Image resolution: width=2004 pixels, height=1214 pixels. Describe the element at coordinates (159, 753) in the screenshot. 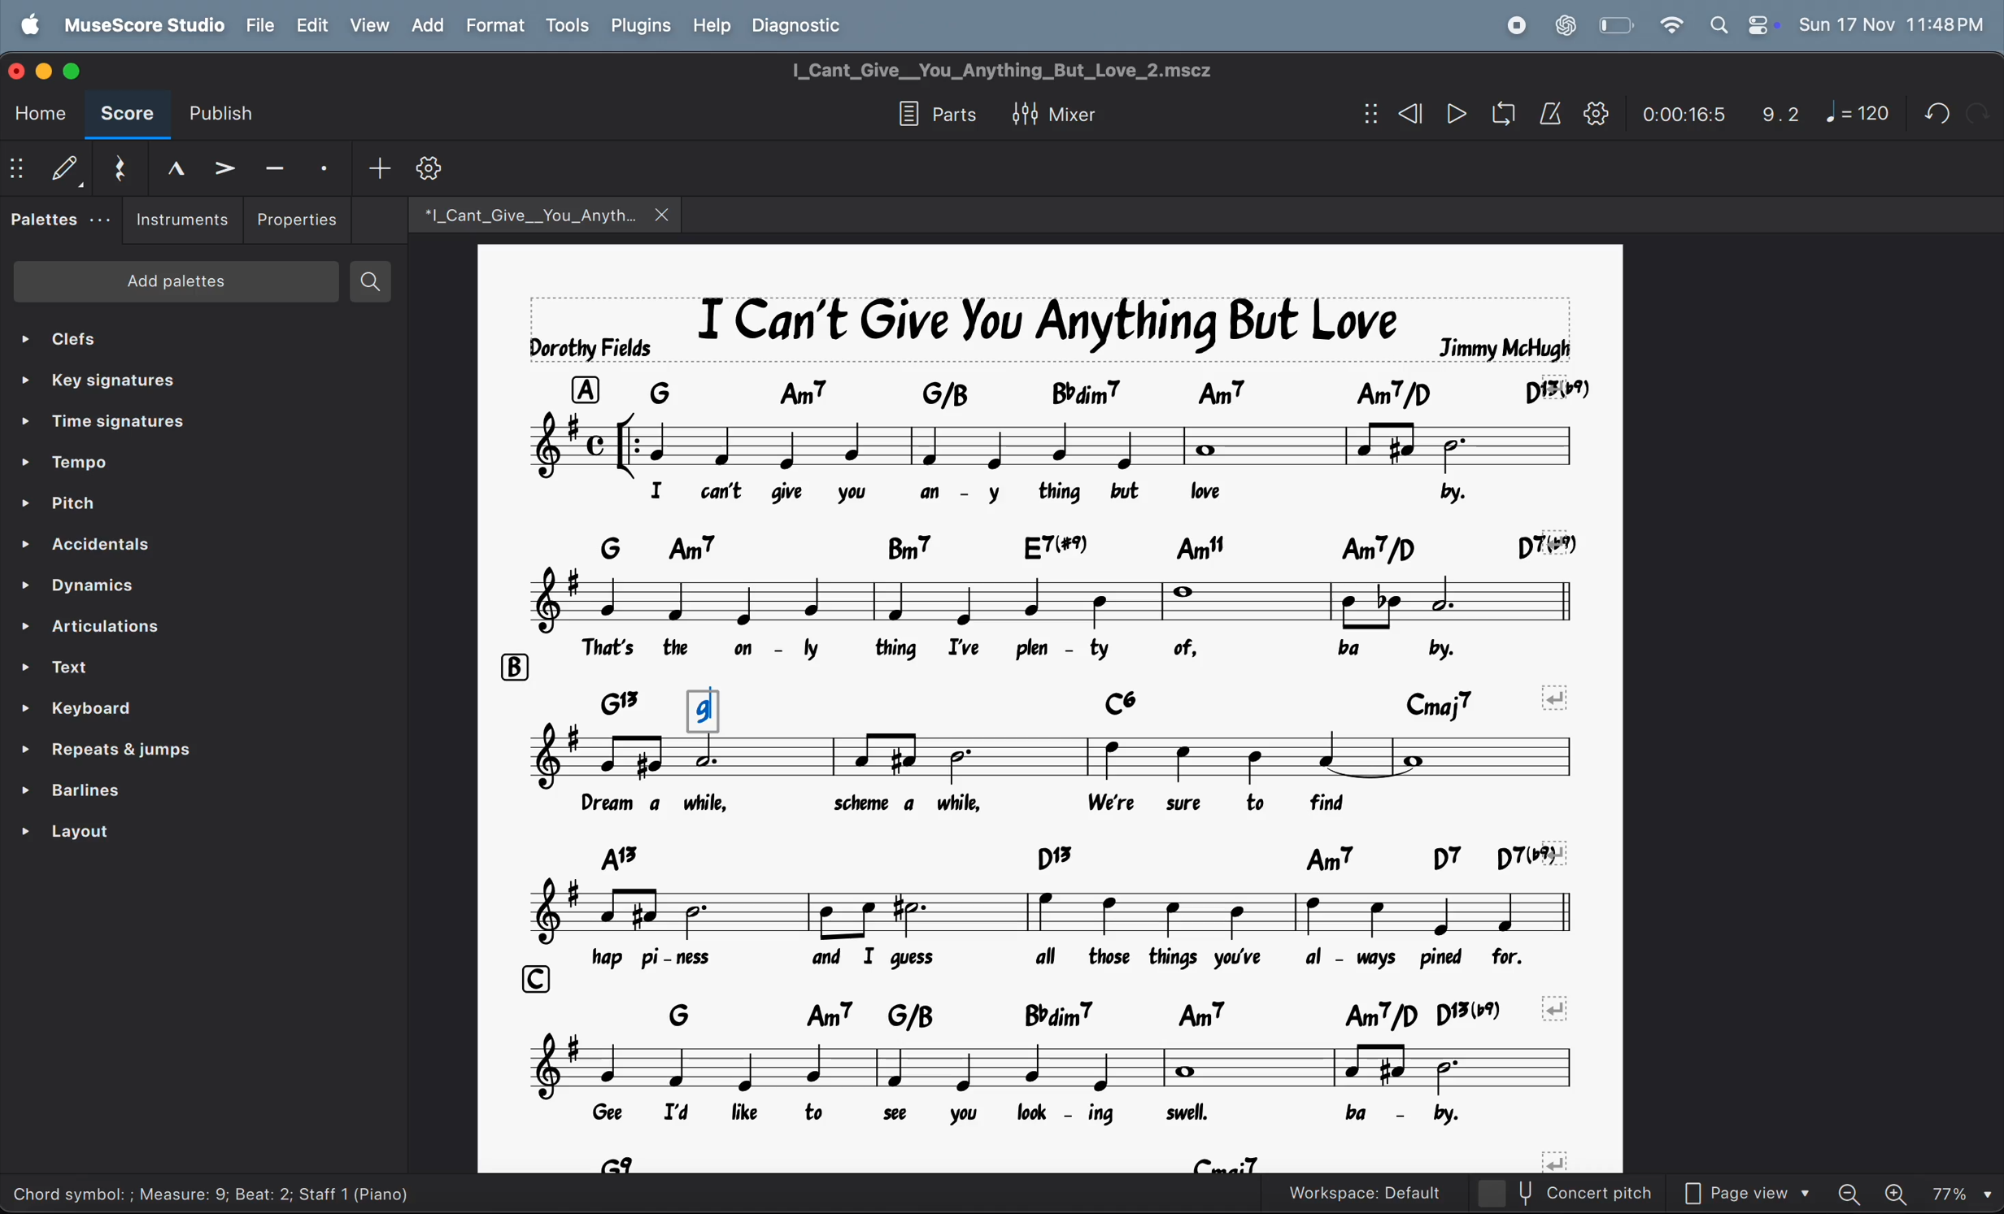

I see `repeats and jump` at that location.